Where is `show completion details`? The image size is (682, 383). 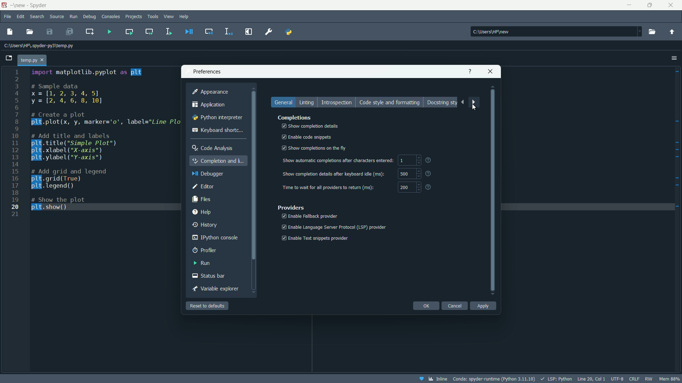
show completion details is located at coordinates (308, 126).